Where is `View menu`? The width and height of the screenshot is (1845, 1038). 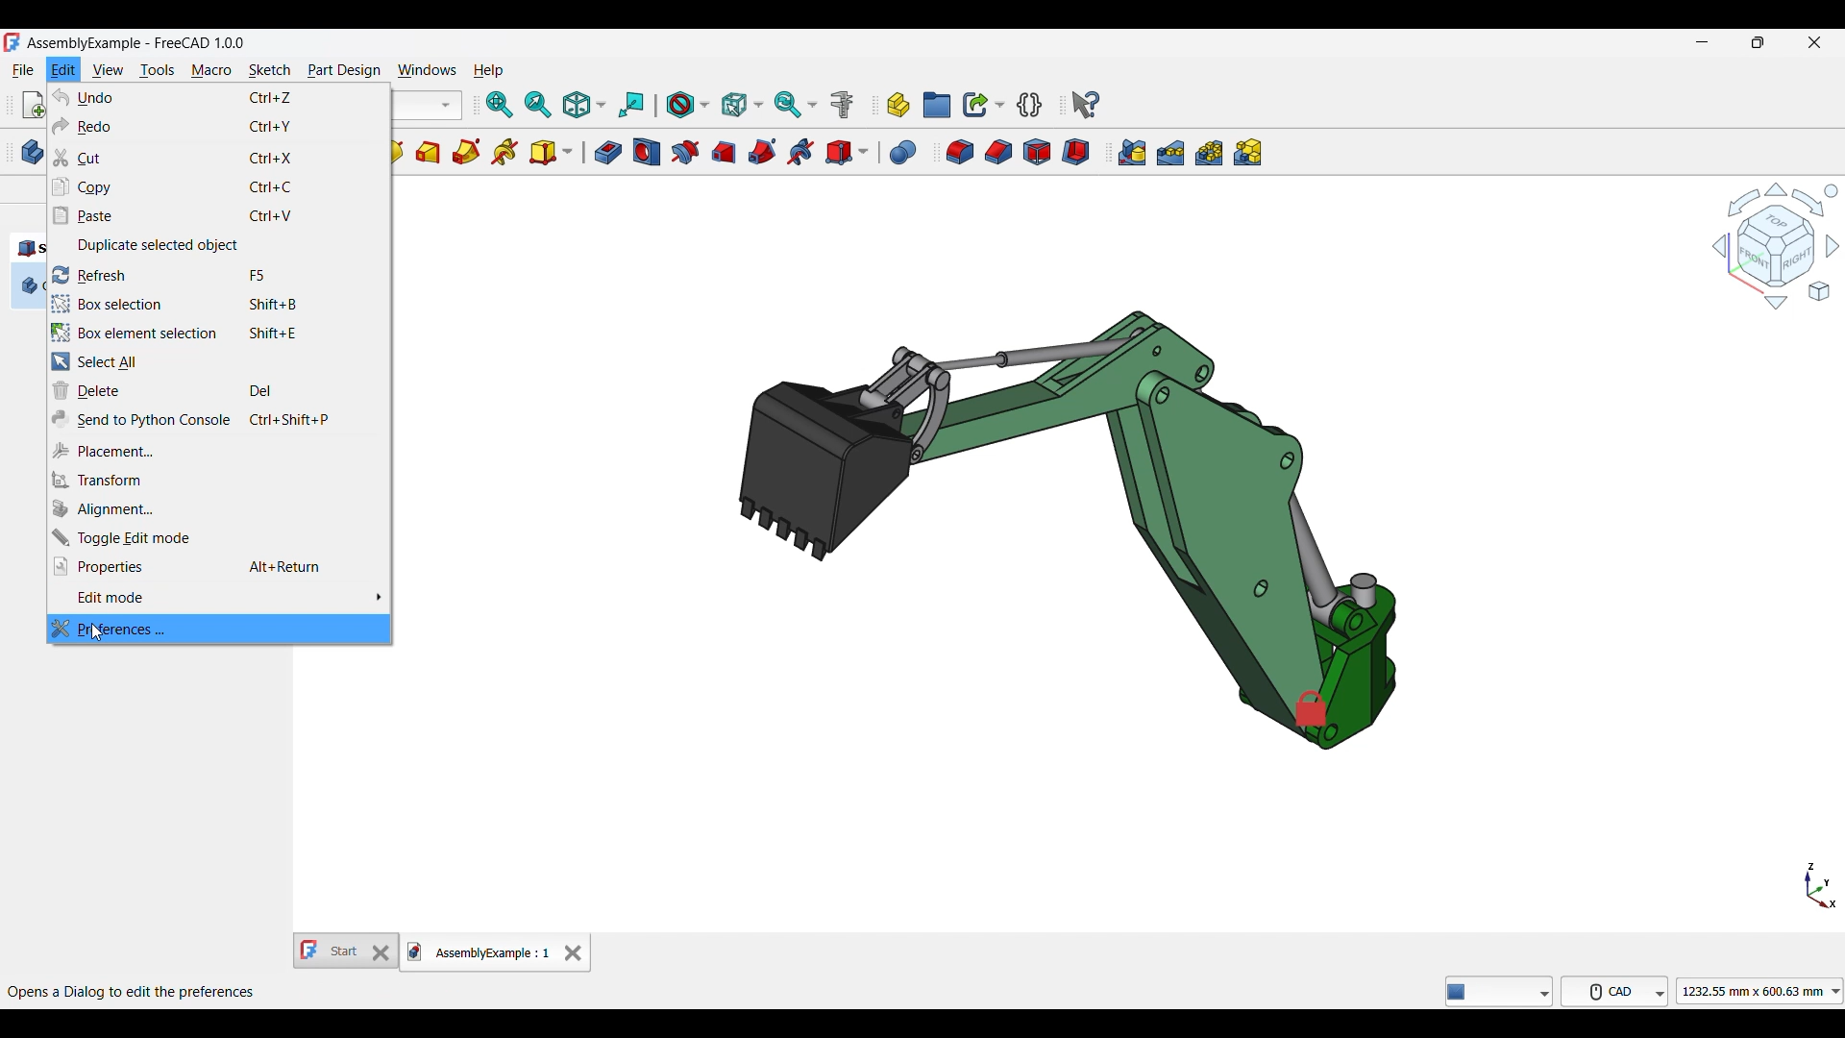 View menu is located at coordinates (108, 70).